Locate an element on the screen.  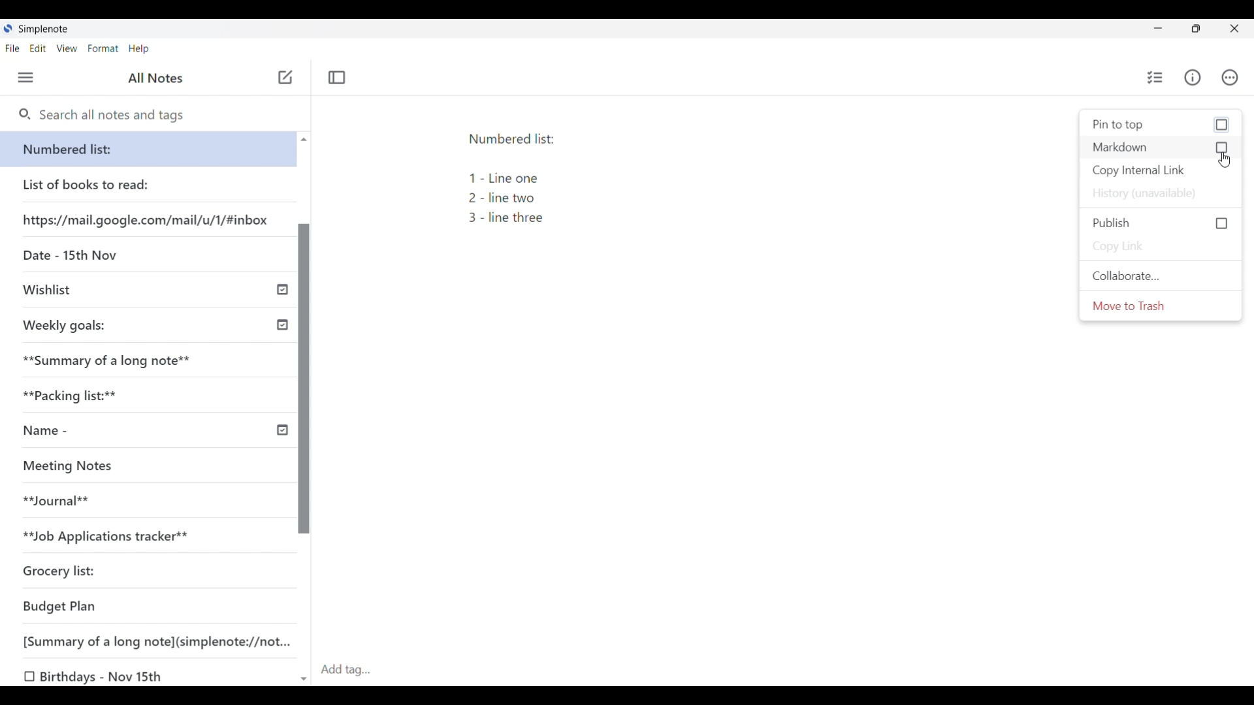
Actions is located at coordinates (1230, 79).